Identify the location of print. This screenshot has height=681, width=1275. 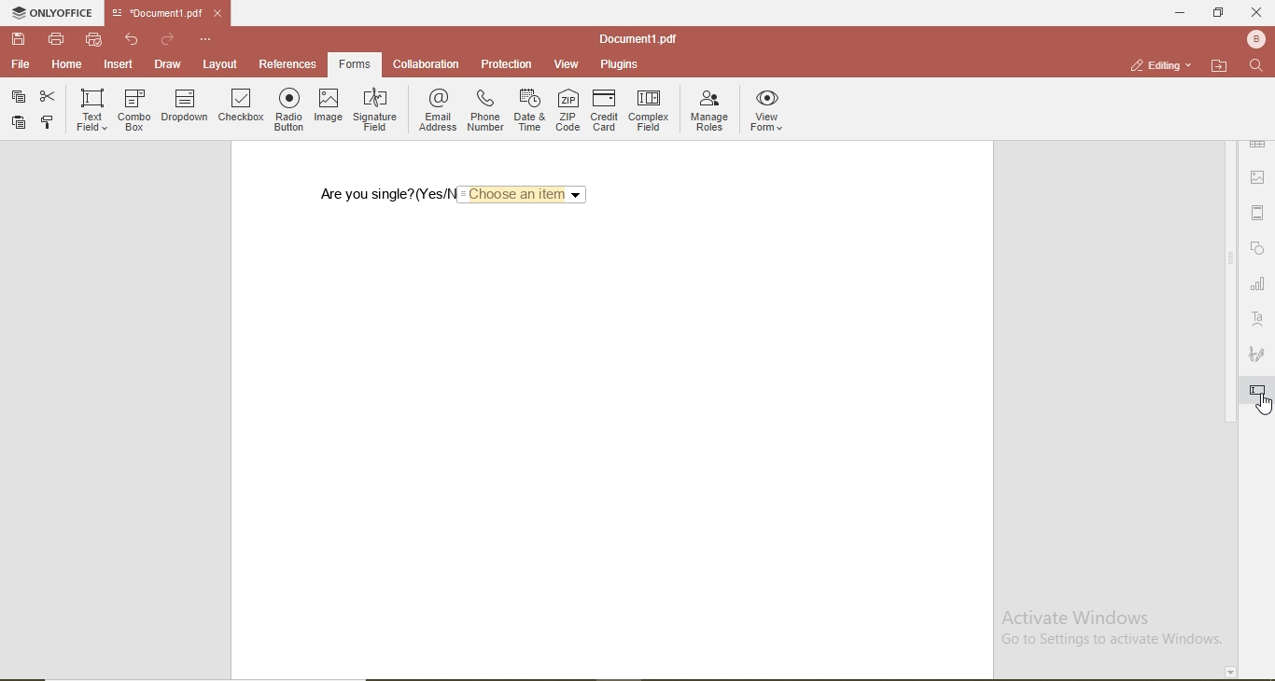
(58, 40).